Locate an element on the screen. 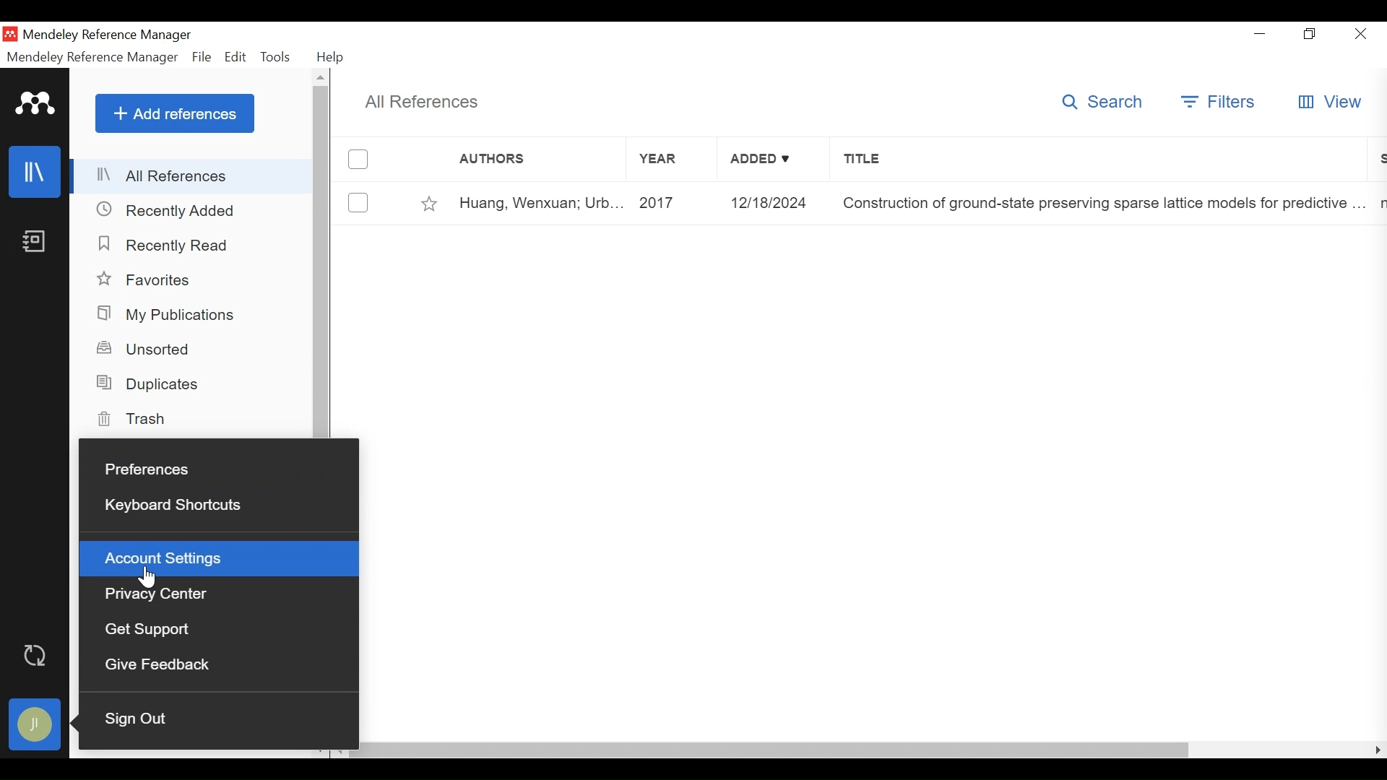 The width and height of the screenshot is (1387, 780). Toggle Favorites is located at coordinates (430, 204).